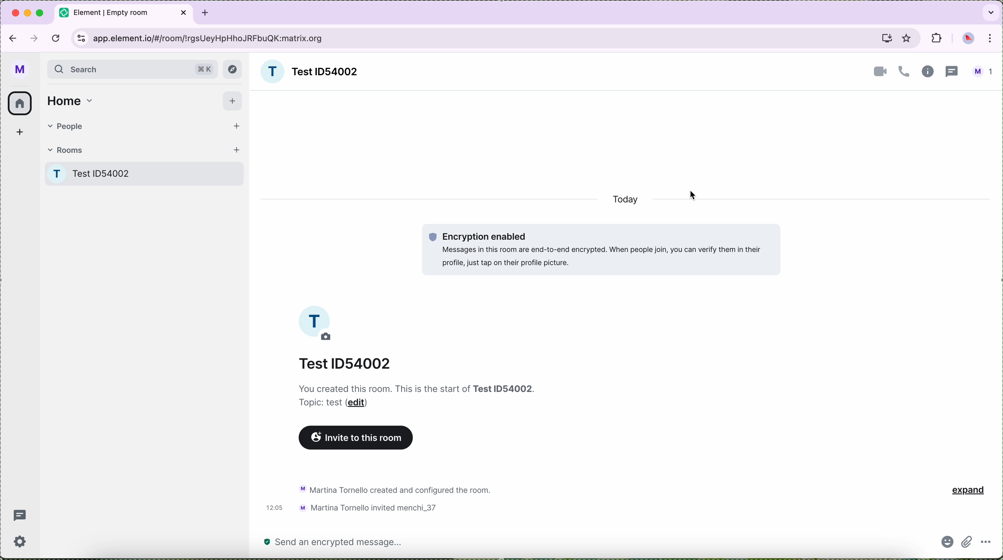  What do you see at coordinates (352, 363) in the screenshot?
I see `Test ID 54002` at bounding box center [352, 363].